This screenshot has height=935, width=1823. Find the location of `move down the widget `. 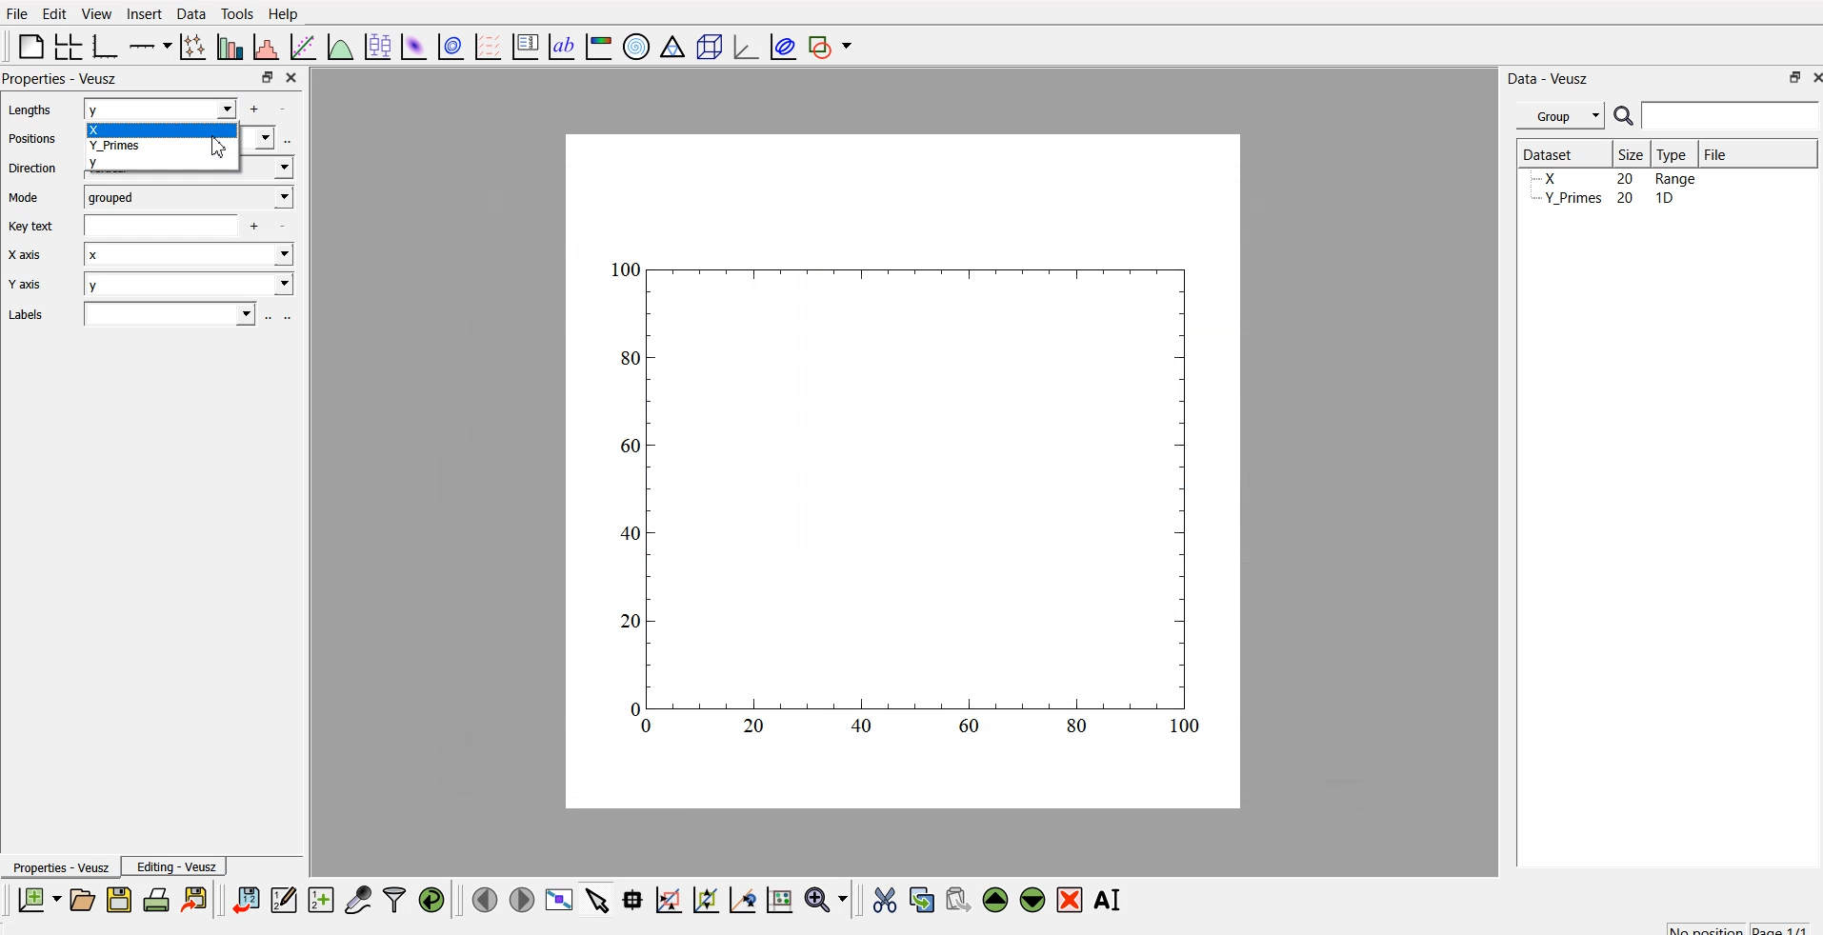

move down the widget  is located at coordinates (1031, 900).